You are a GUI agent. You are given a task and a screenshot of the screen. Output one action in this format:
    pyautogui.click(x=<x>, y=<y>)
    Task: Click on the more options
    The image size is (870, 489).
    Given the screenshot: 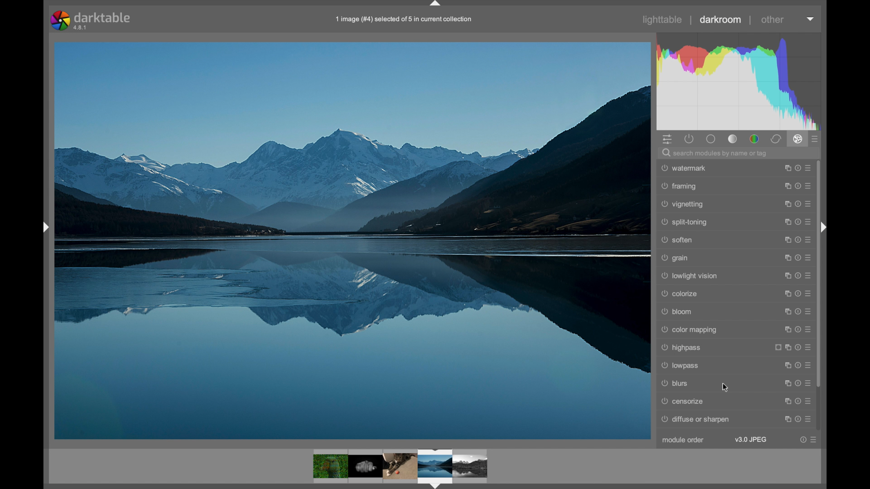 What is the action you would take?
    pyautogui.click(x=808, y=312)
    